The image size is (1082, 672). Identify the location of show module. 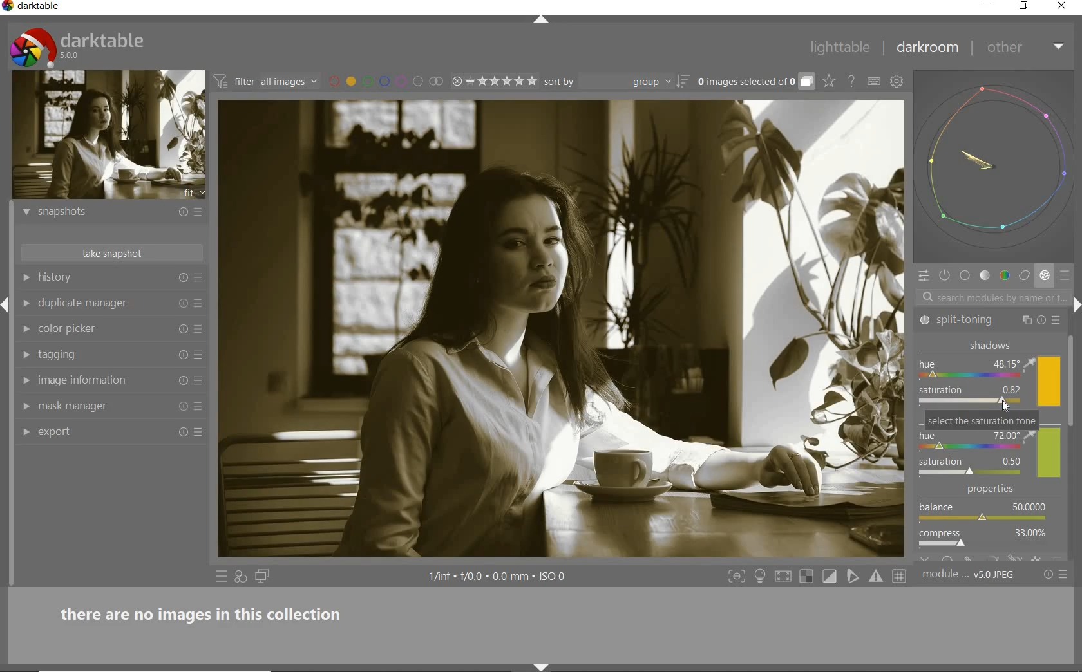
(28, 330).